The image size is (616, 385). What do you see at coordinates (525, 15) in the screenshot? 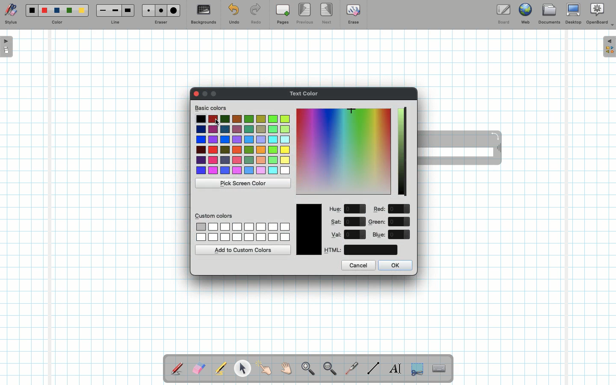
I see `Web` at bounding box center [525, 15].